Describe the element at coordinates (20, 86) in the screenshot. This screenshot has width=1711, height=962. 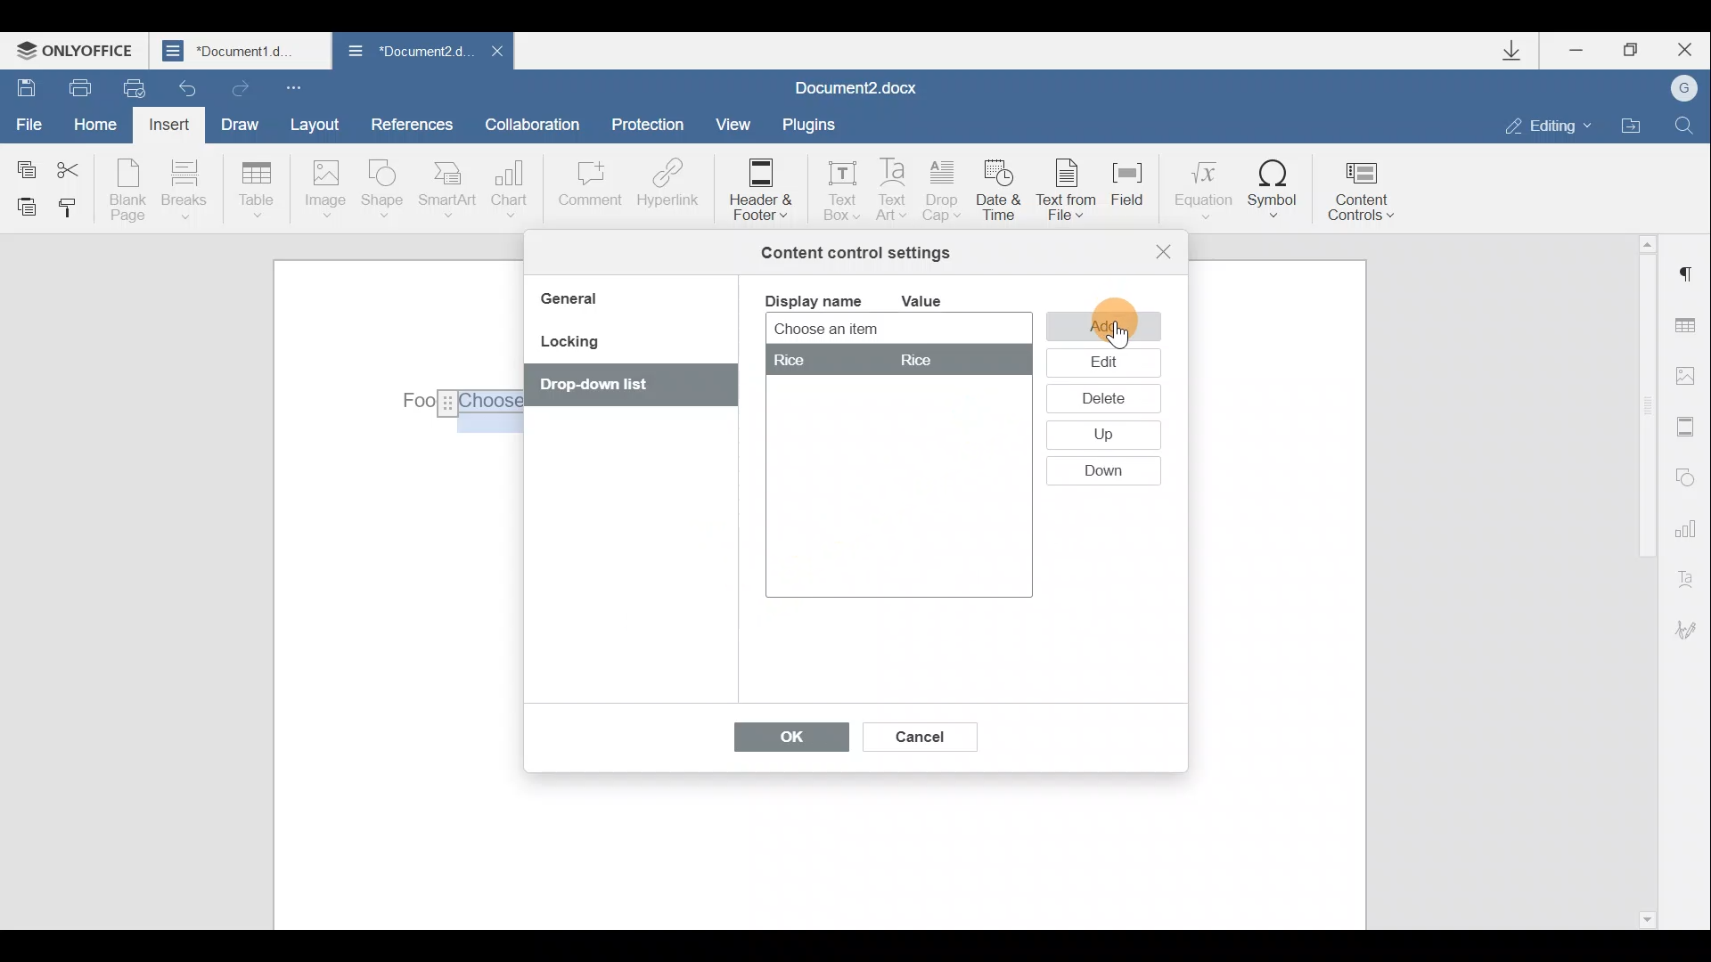
I see `Save` at that location.